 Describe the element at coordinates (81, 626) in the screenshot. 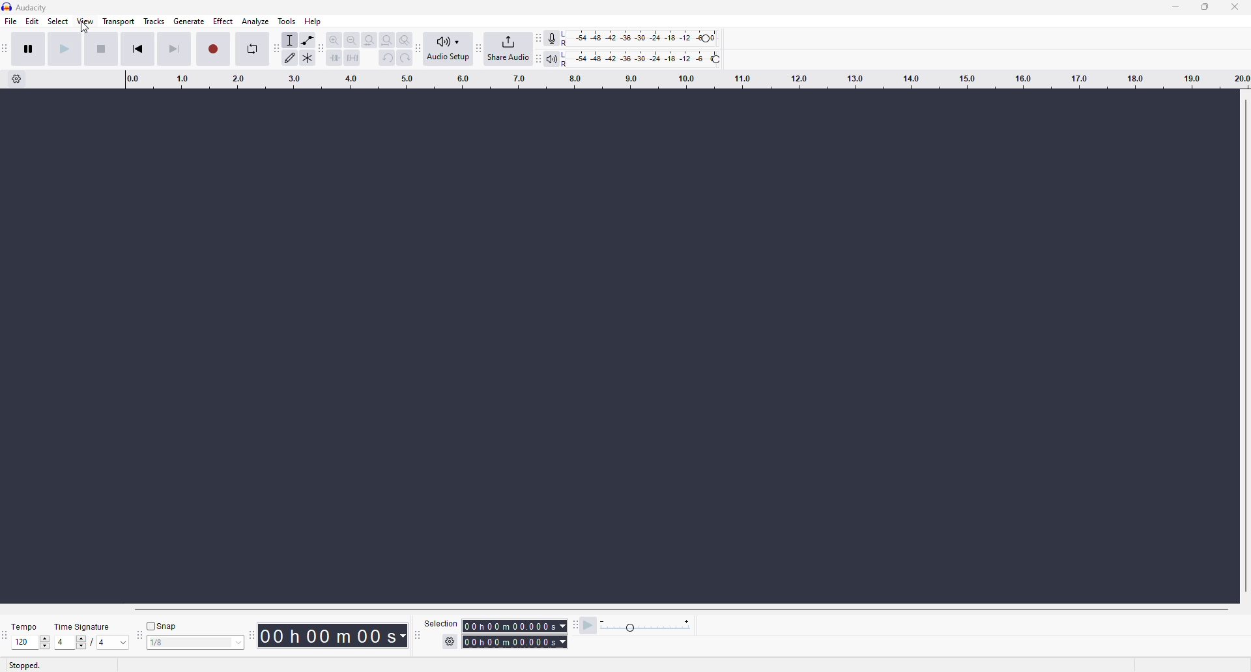

I see `time signature` at that location.